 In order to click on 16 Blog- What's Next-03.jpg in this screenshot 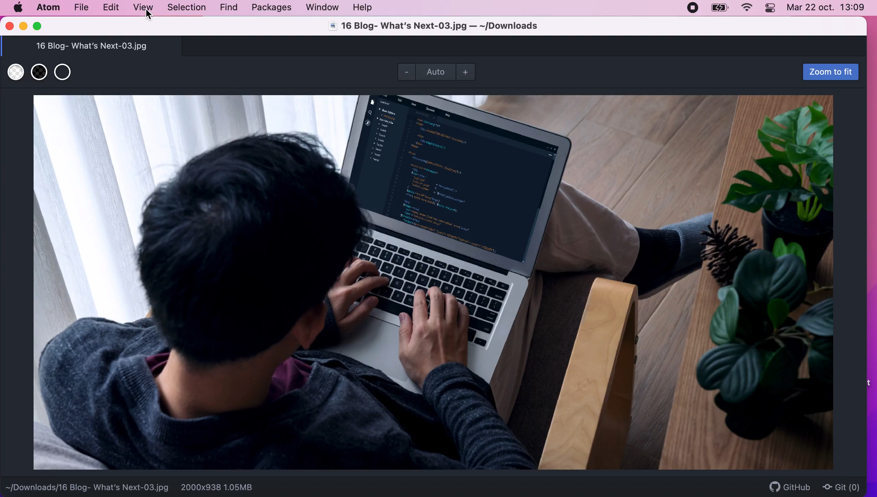, I will do `click(91, 45)`.